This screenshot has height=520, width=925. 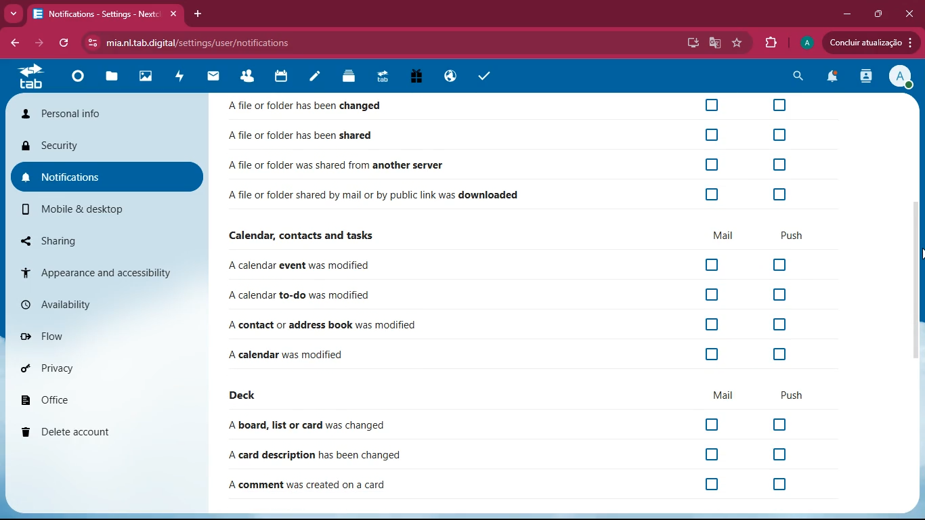 I want to click on off, so click(x=712, y=164).